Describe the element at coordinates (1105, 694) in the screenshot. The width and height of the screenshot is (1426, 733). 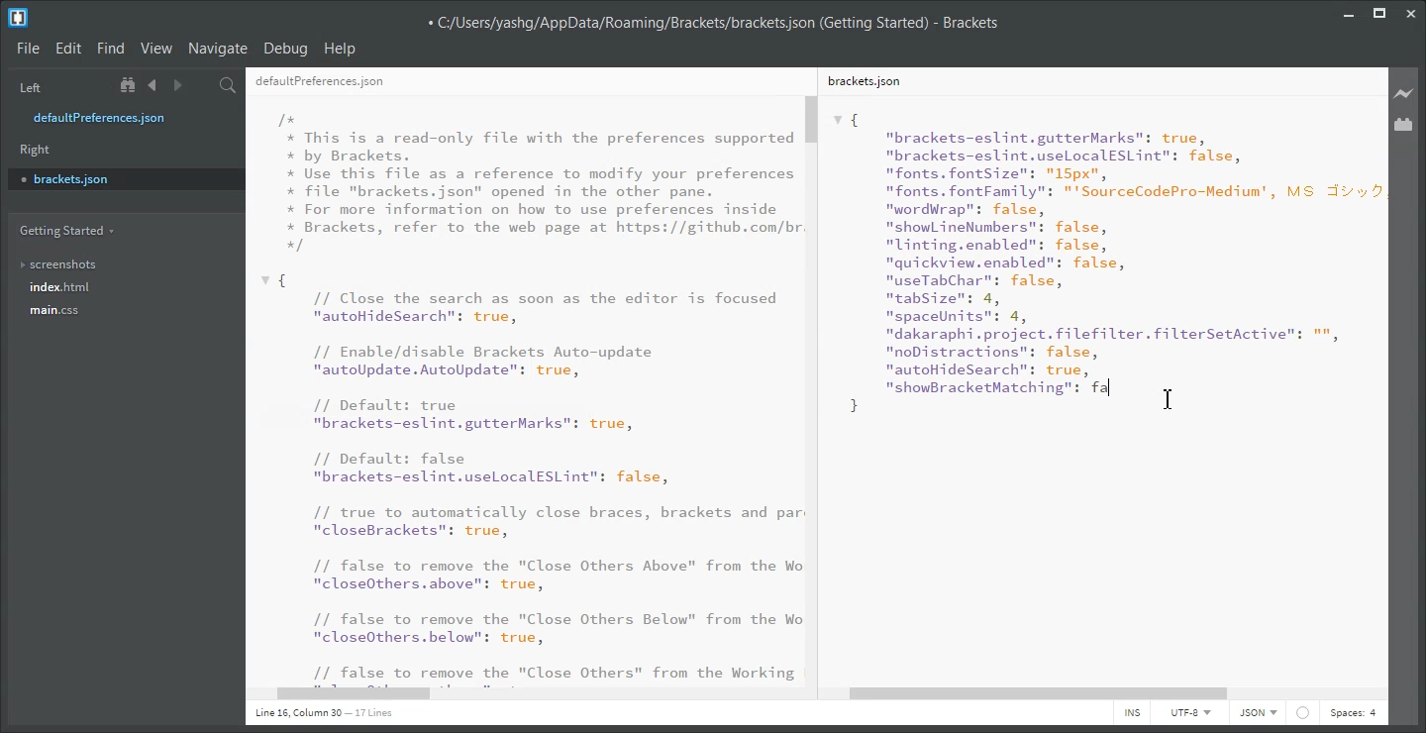
I see `Horizontal Scroll Bar` at that location.